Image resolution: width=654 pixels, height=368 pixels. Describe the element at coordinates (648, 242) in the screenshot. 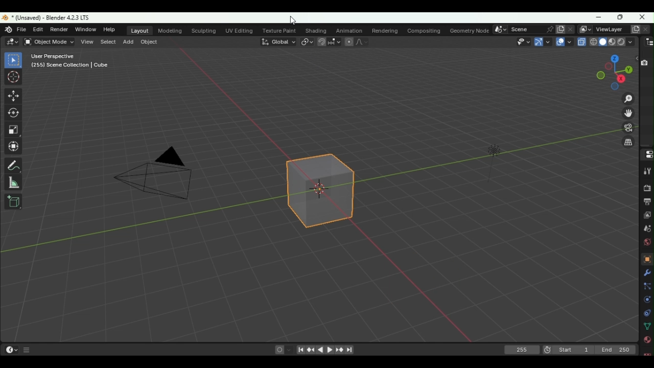

I see `World` at that location.